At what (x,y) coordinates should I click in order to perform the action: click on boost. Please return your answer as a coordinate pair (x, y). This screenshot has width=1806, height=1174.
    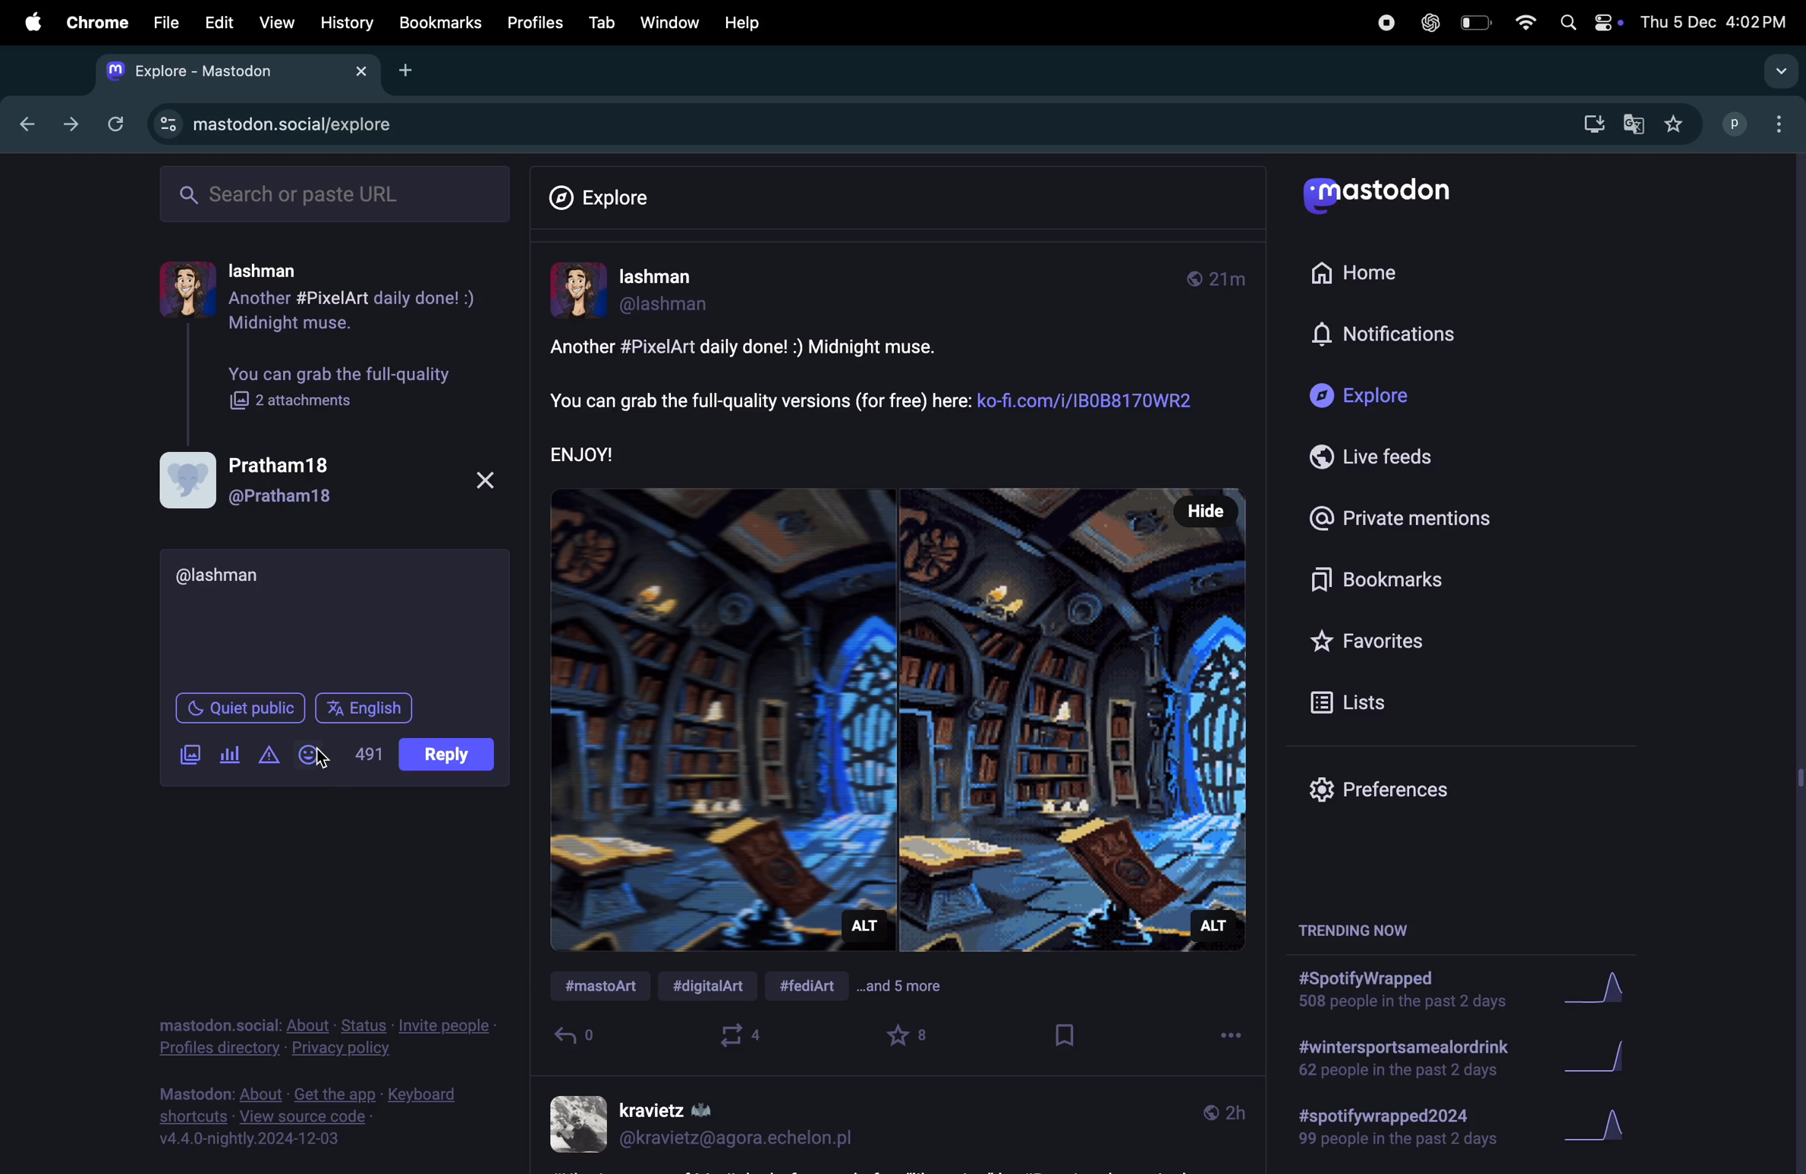
    Looking at the image, I should click on (745, 1037).